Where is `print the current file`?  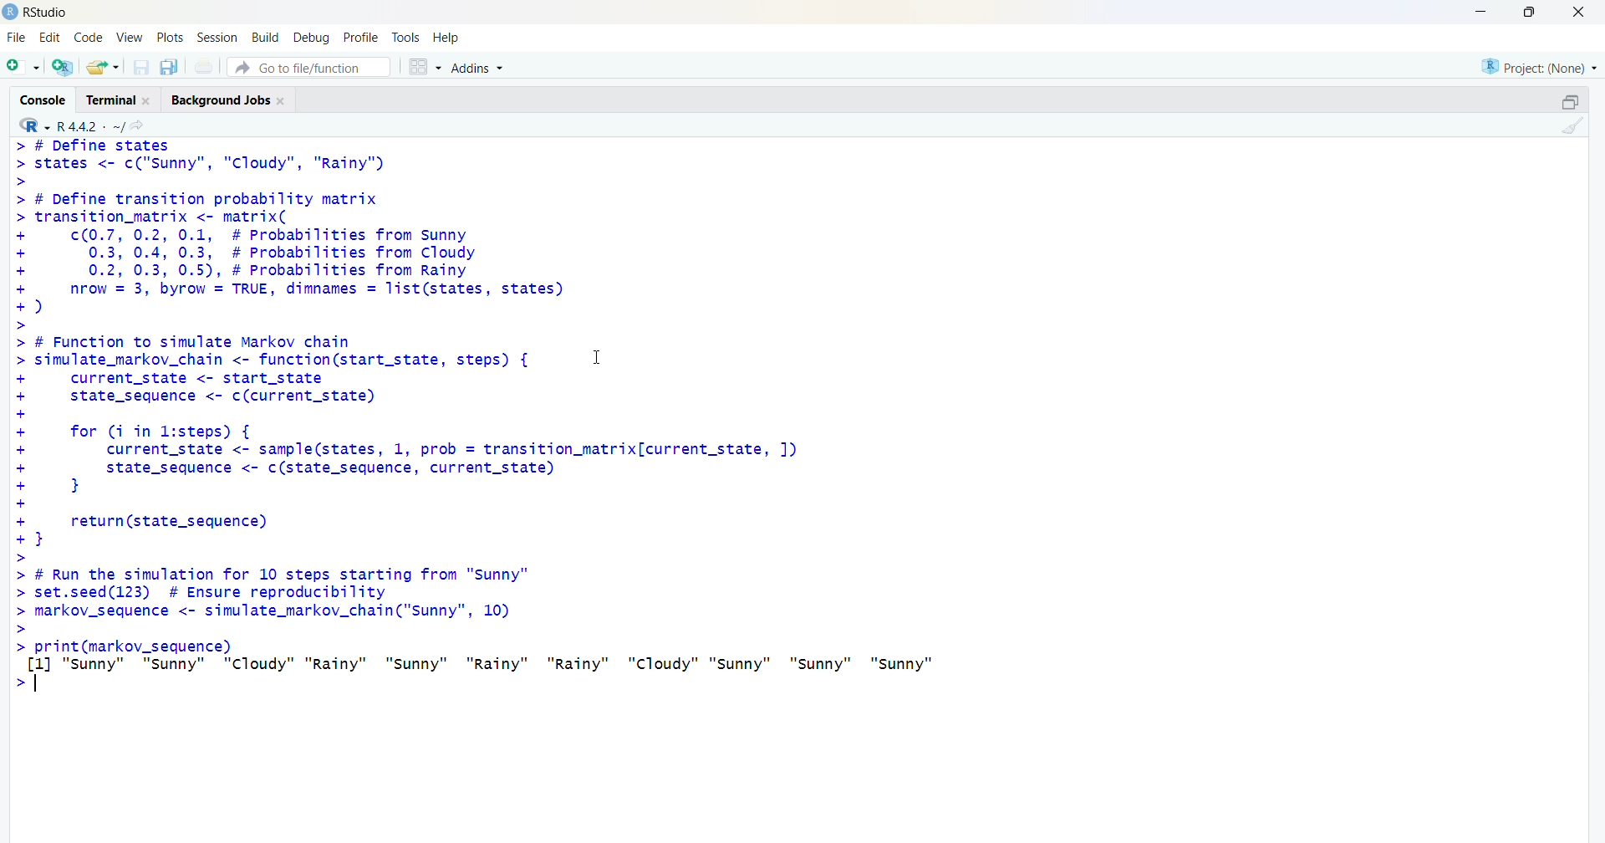 print the current file is located at coordinates (207, 66).